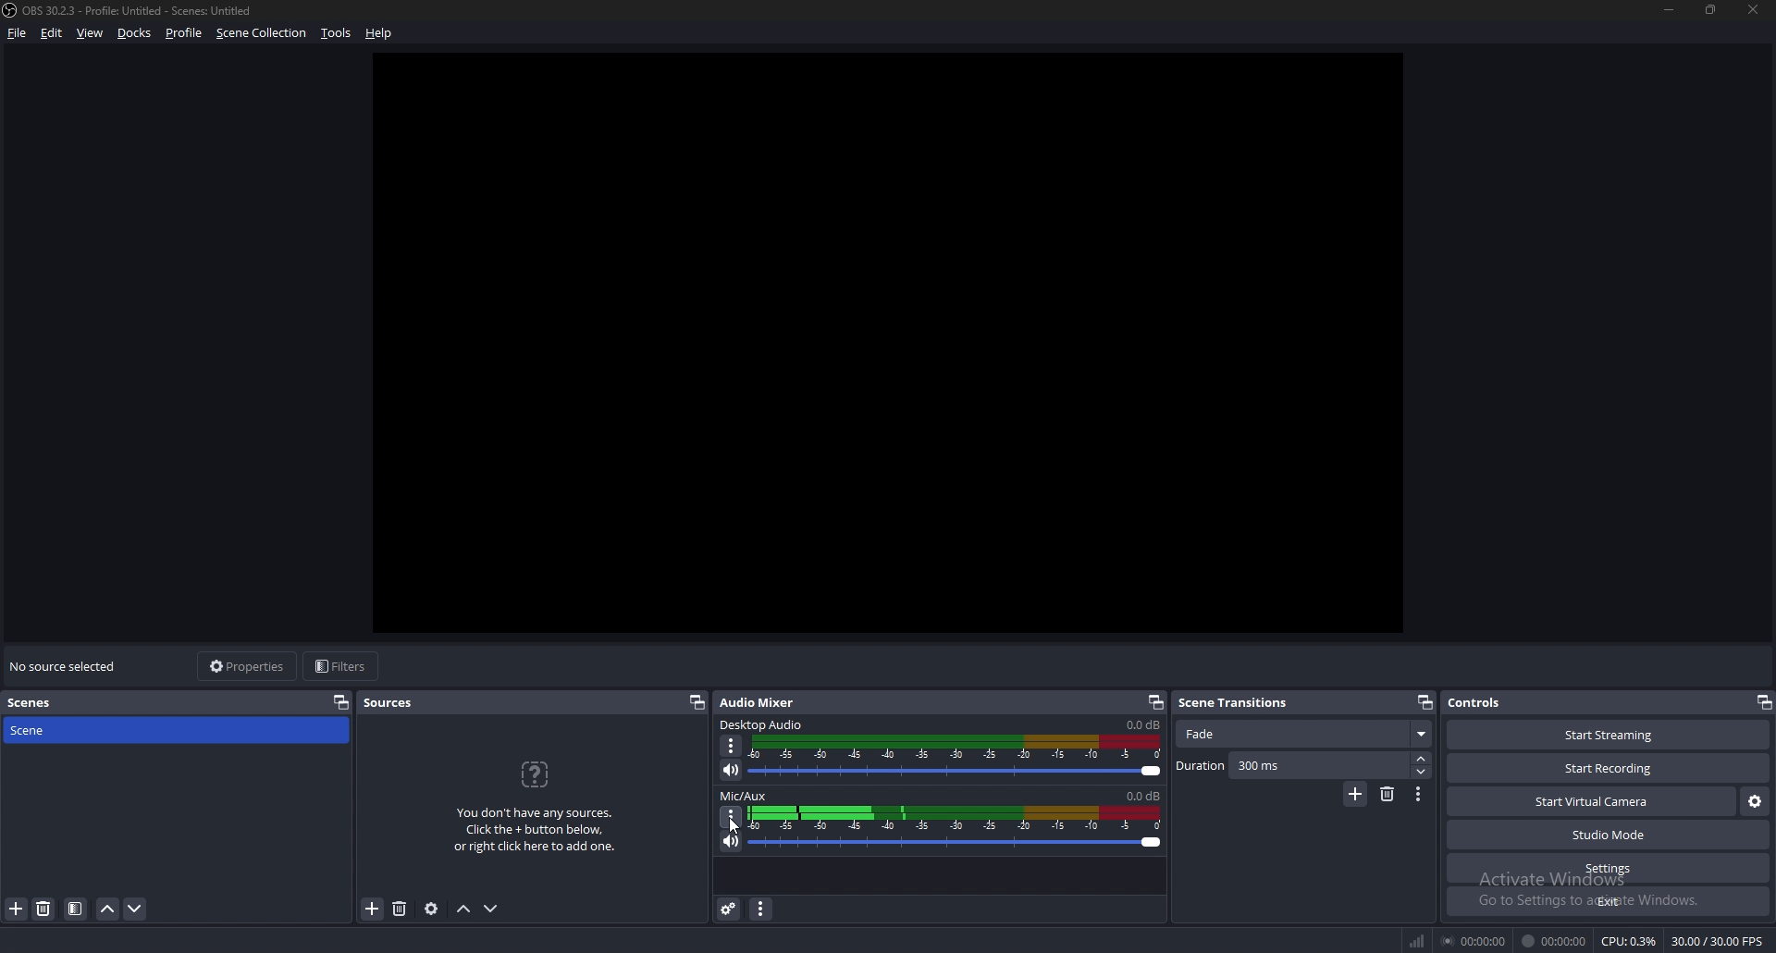 This screenshot has width=1776, height=953. Describe the element at coordinates (733, 745) in the screenshot. I see `desktop audio properties` at that location.